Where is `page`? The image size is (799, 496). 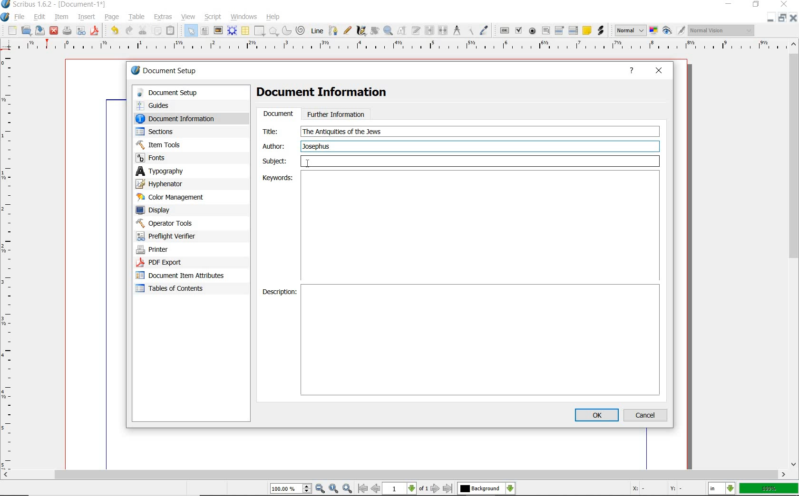
page is located at coordinates (114, 17).